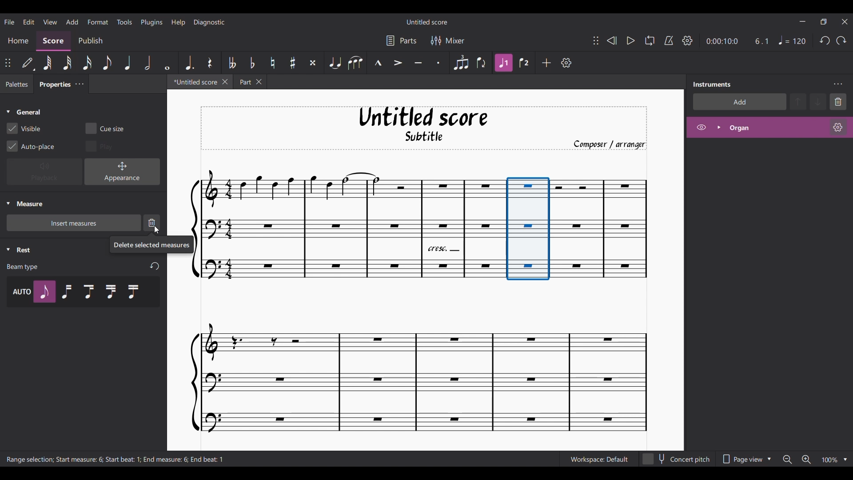 This screenshot has height=480, width=853. Describe the element at coordinates (116, 460) in the screenshot. I see `Description of current selection changed` at that location.